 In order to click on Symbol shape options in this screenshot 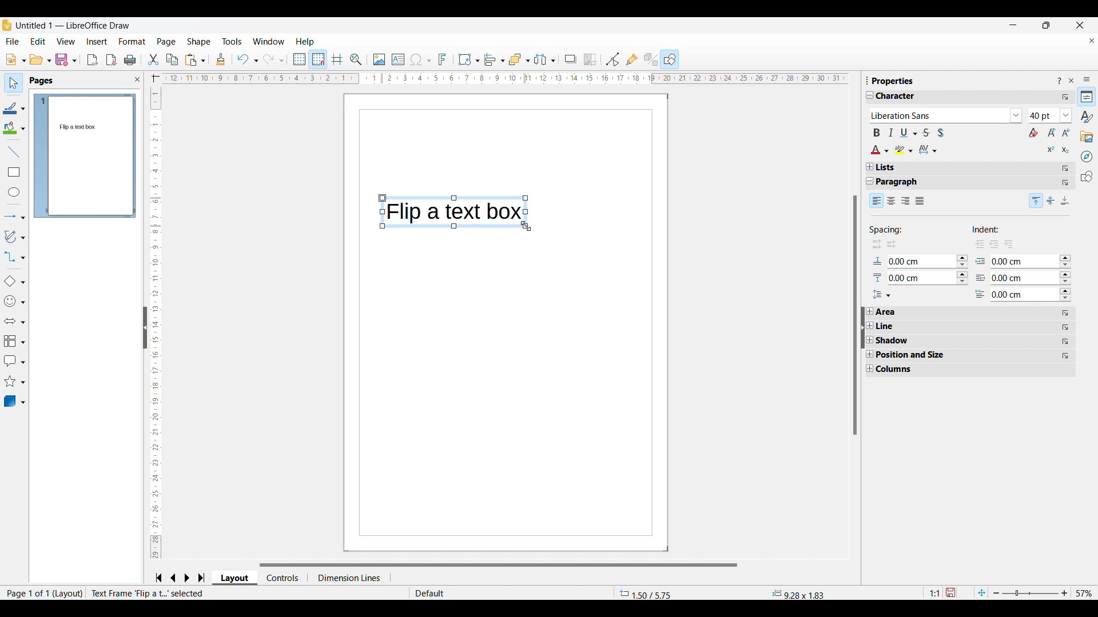, I will do `click(14, 301)`.